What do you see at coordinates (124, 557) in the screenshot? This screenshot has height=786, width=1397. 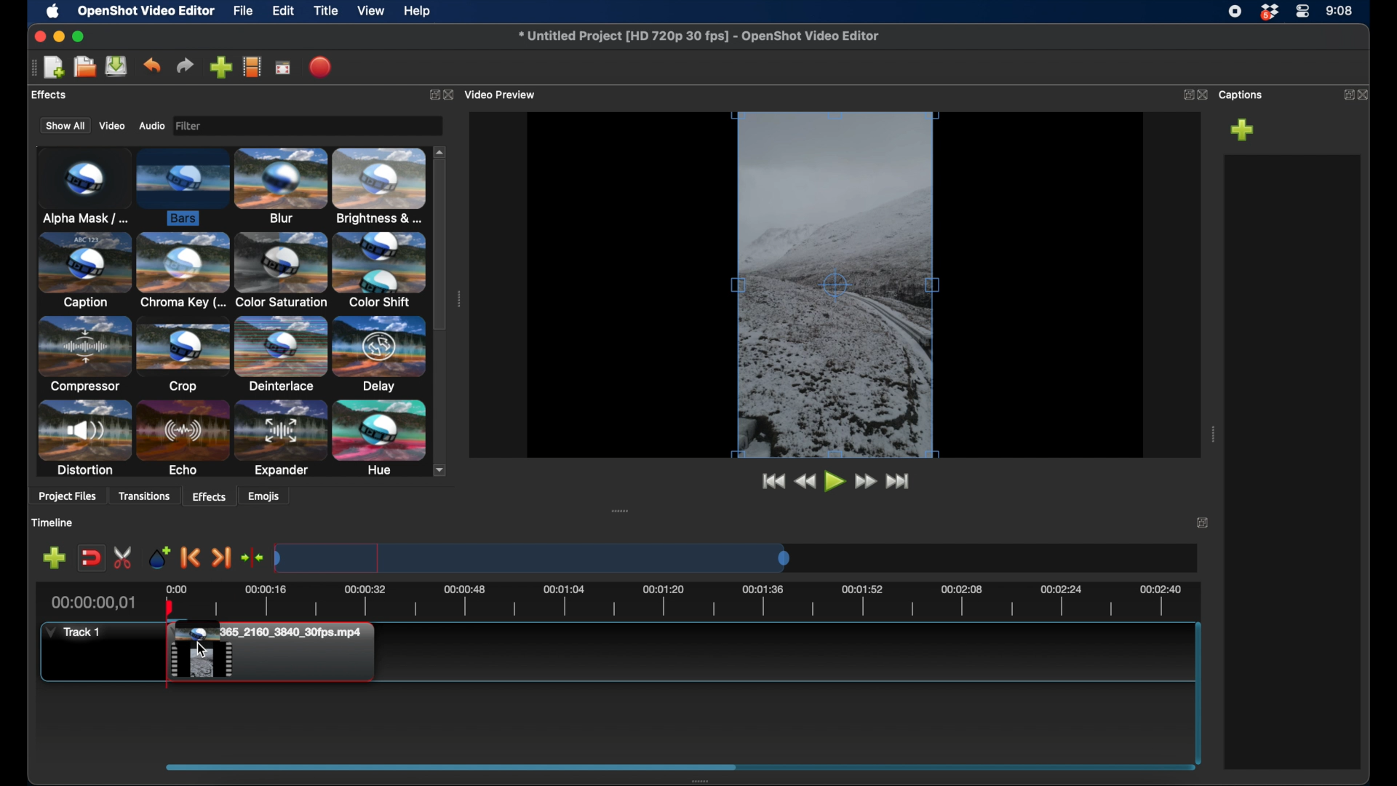 I see `enable razor` at bounding box center [124, 557].